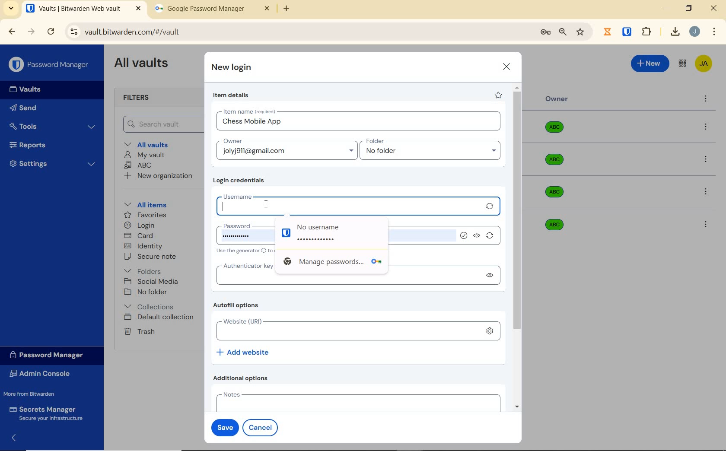 The width and height of the screenshot is (726, 451). I want to click on secure note, so click(153, 257).